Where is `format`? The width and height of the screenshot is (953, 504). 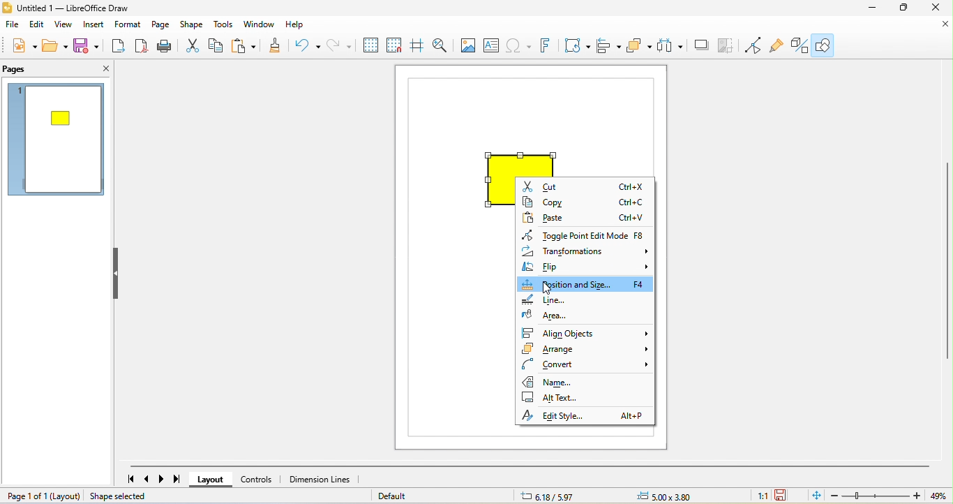 format is located at coordinates (130, 26).